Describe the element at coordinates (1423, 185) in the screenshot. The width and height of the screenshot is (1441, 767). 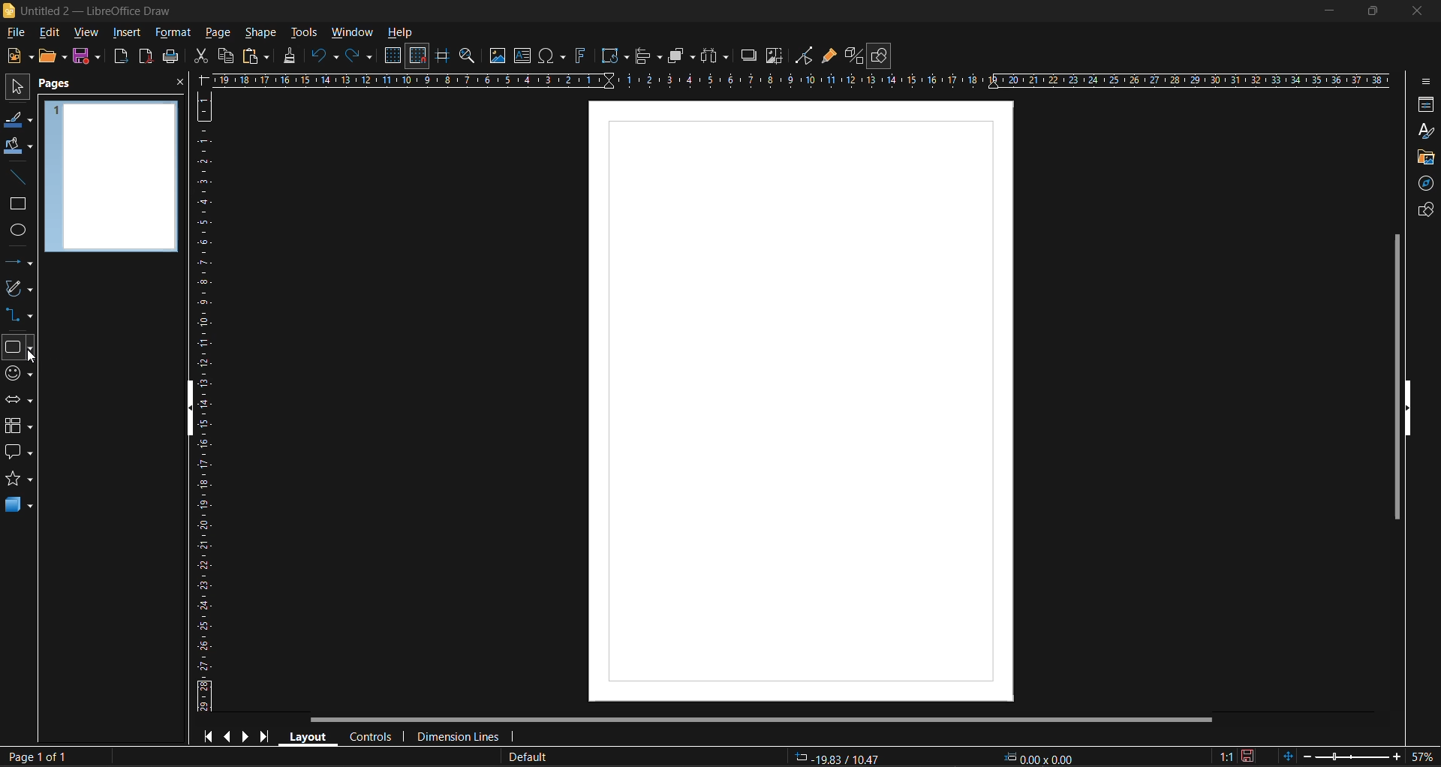
I see `navigator` at that location.